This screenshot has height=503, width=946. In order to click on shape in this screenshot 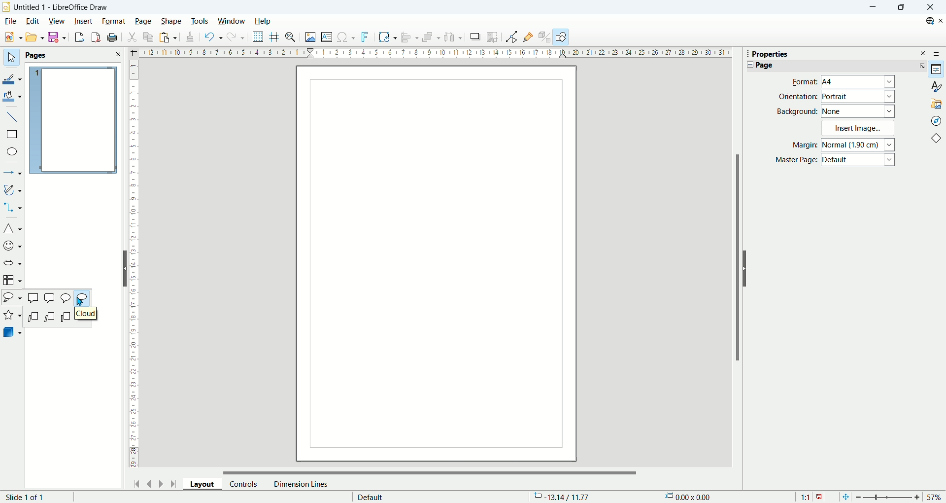, I will do `click(171, 21)`.